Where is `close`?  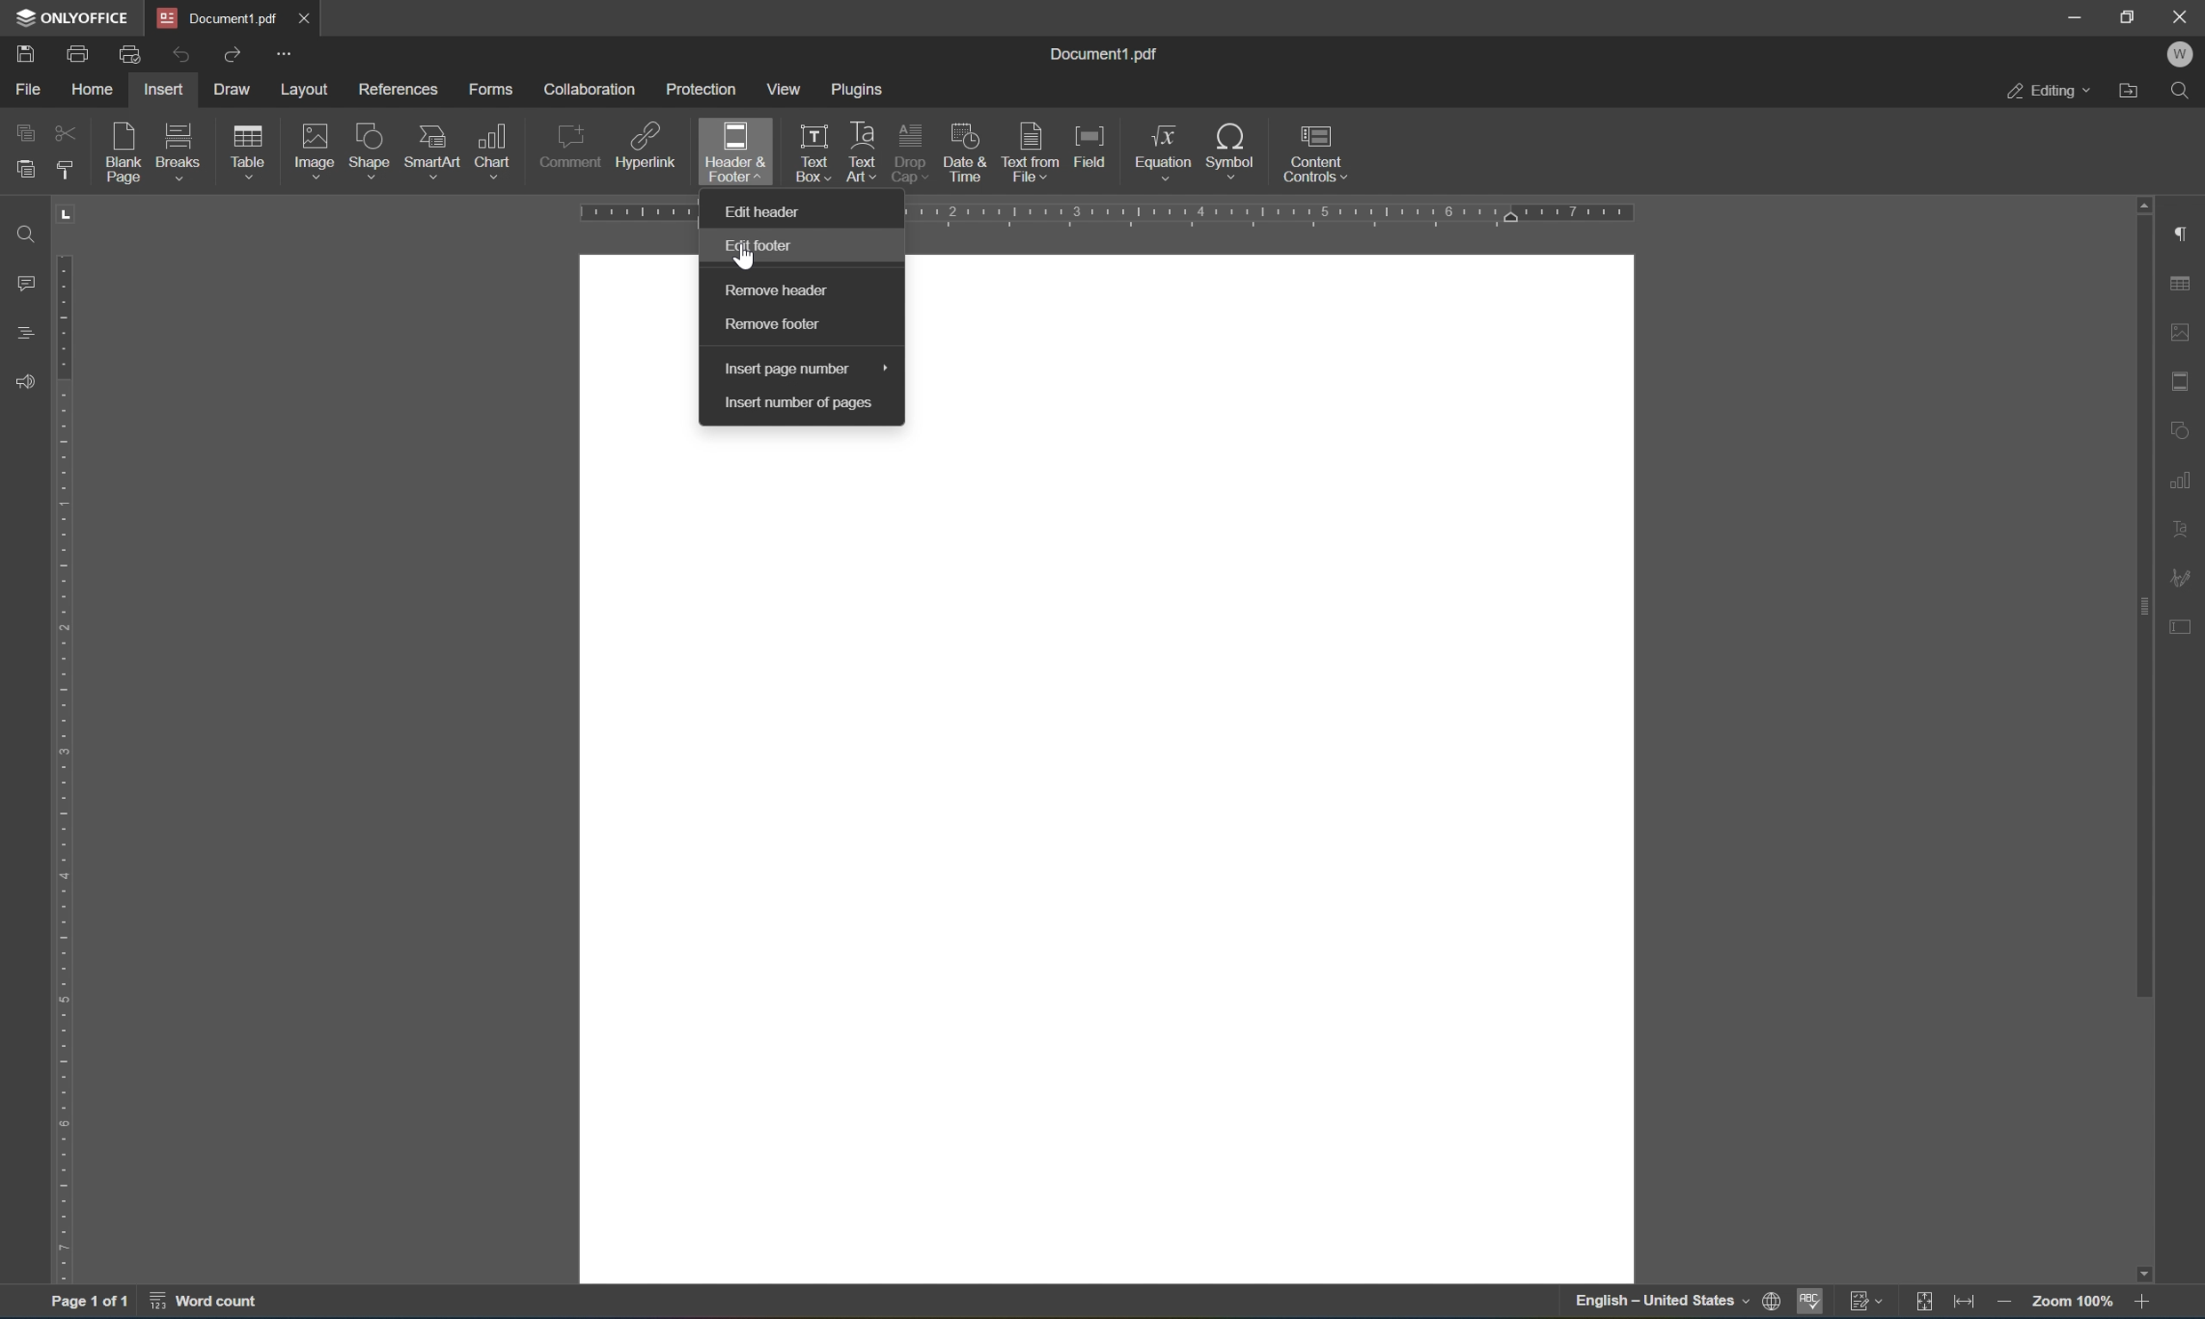 close is located at coordinates (2183, 18).